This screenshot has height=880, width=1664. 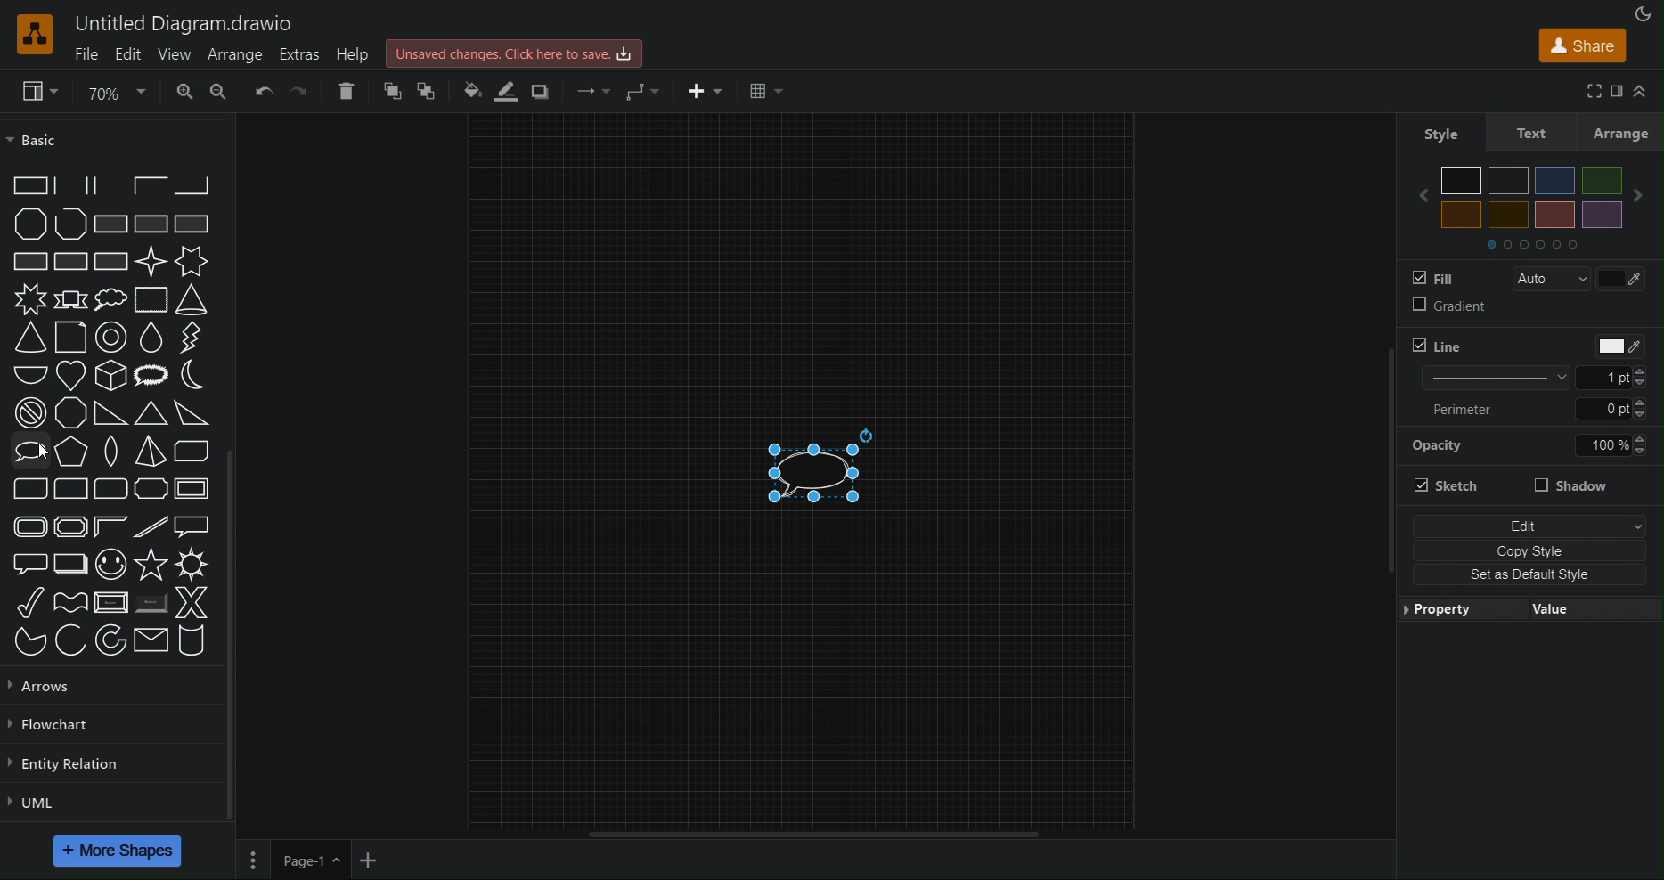 What do you see at coordinates (30, 262) in the screenshot?
I see `Rectangle with Horizontal Fill` at bounding box center [30, 262].